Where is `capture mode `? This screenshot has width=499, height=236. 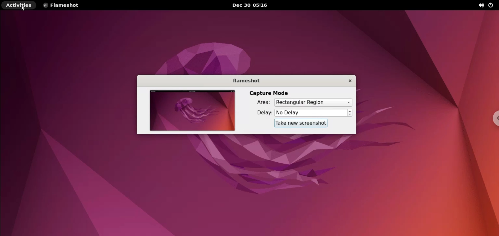 capture mode  is located at coordinates (271, 93).